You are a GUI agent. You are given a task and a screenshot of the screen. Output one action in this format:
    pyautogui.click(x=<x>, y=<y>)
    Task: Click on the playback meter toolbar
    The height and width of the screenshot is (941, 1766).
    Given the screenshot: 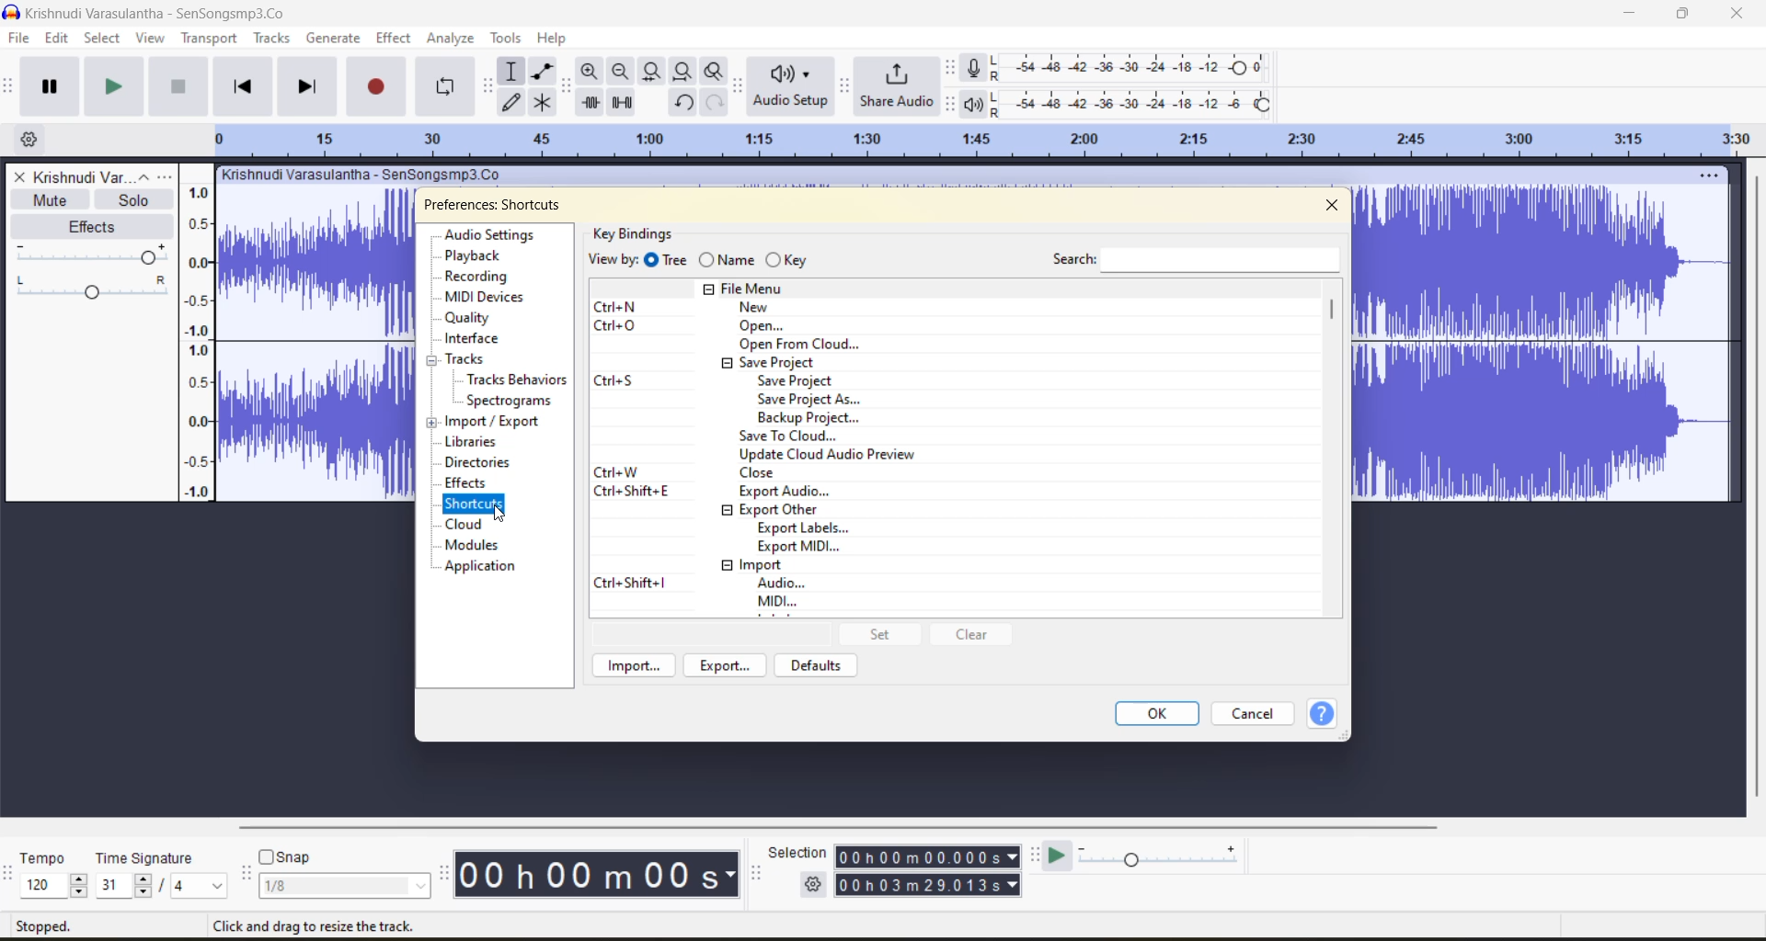 What is the action you would take?
    pyautogui.click(x=952, y=104)
    